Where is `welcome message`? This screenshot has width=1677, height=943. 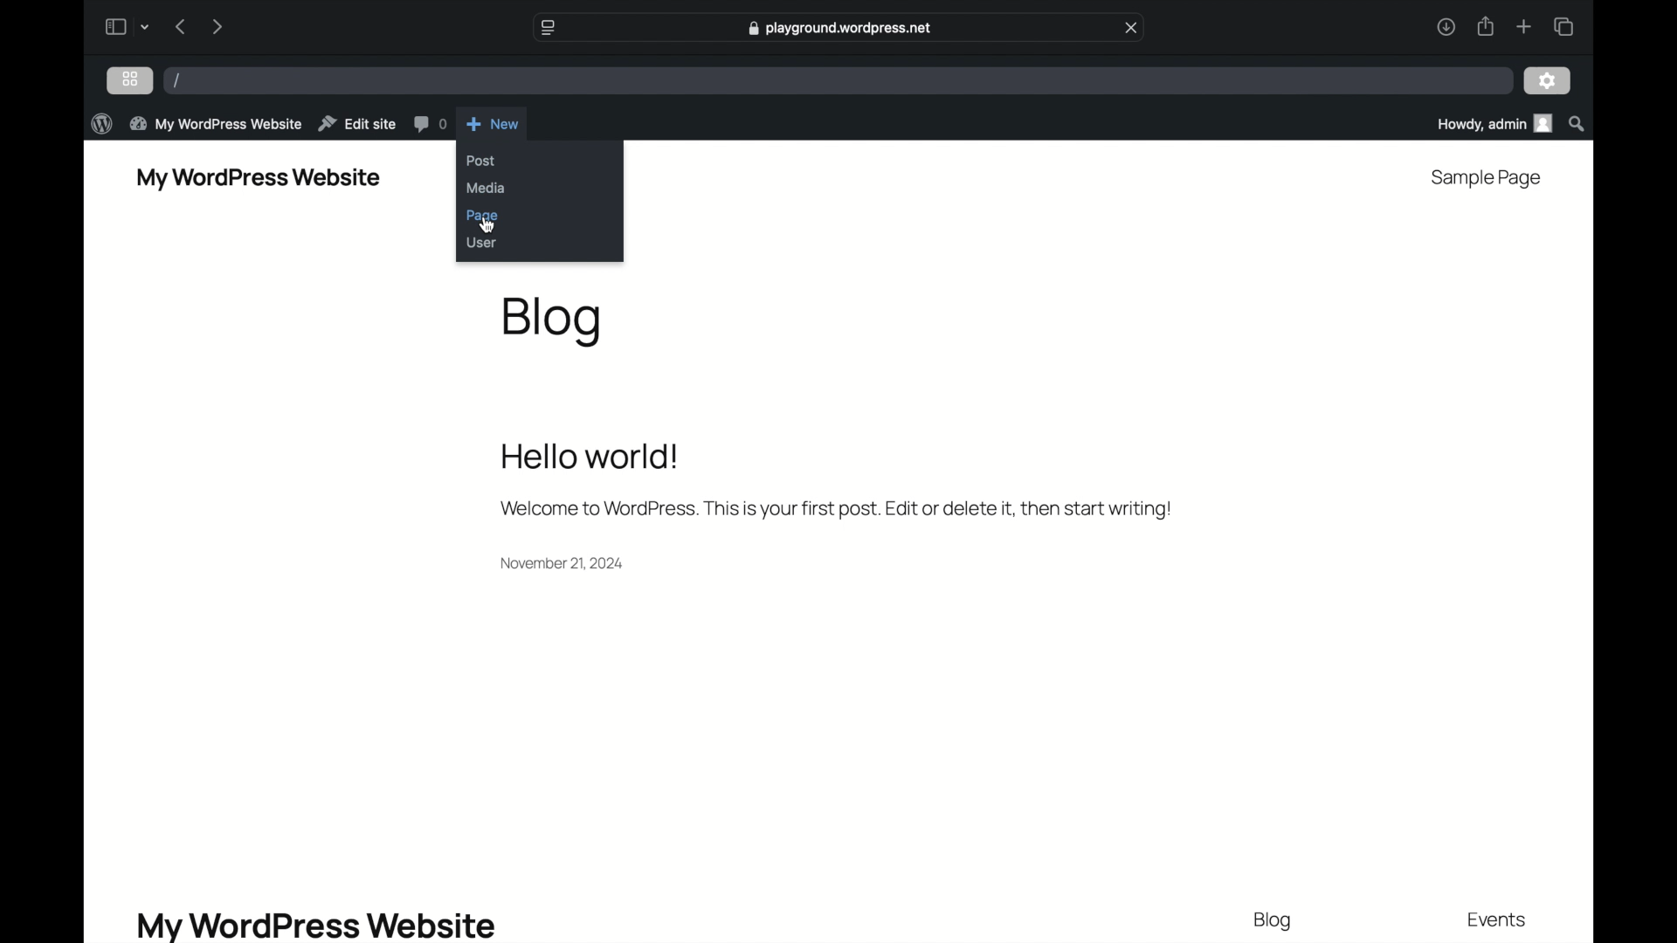
welcome message is located at coordinates (837, 508).